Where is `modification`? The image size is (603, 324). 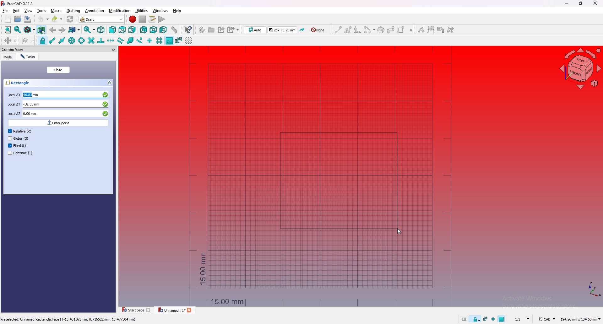 modification is located at coordinates (120, 11).